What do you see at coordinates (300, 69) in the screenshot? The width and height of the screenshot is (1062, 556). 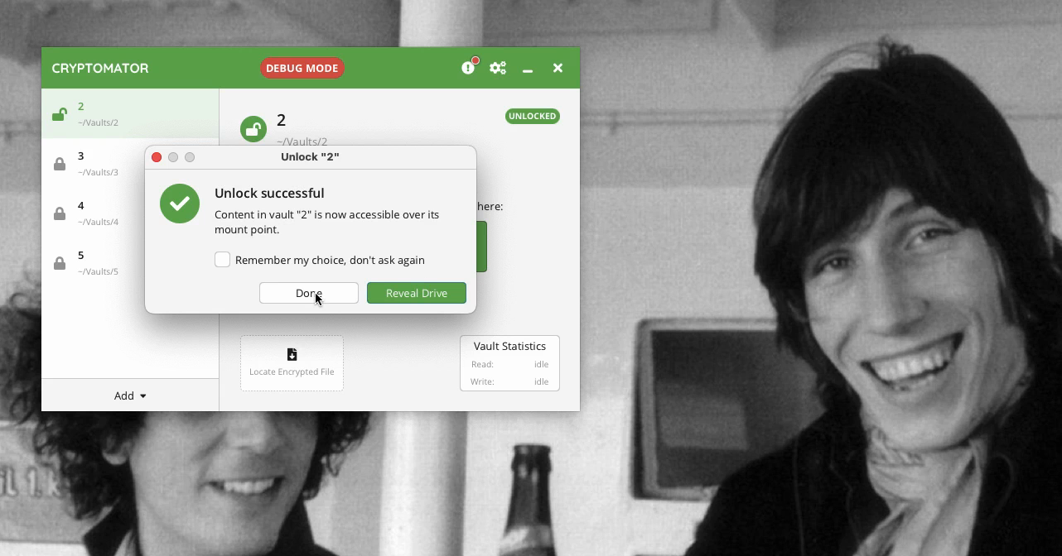 I see `Debug mode` at bounding box center [300, 69].